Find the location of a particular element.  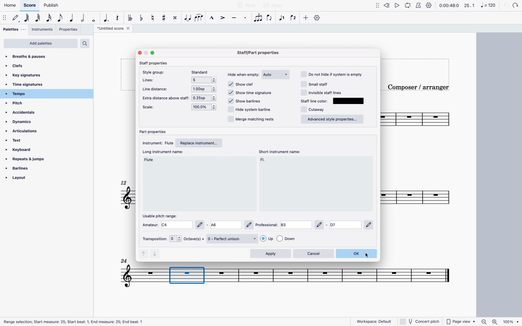

articulations is located at coordinates (26, 130).